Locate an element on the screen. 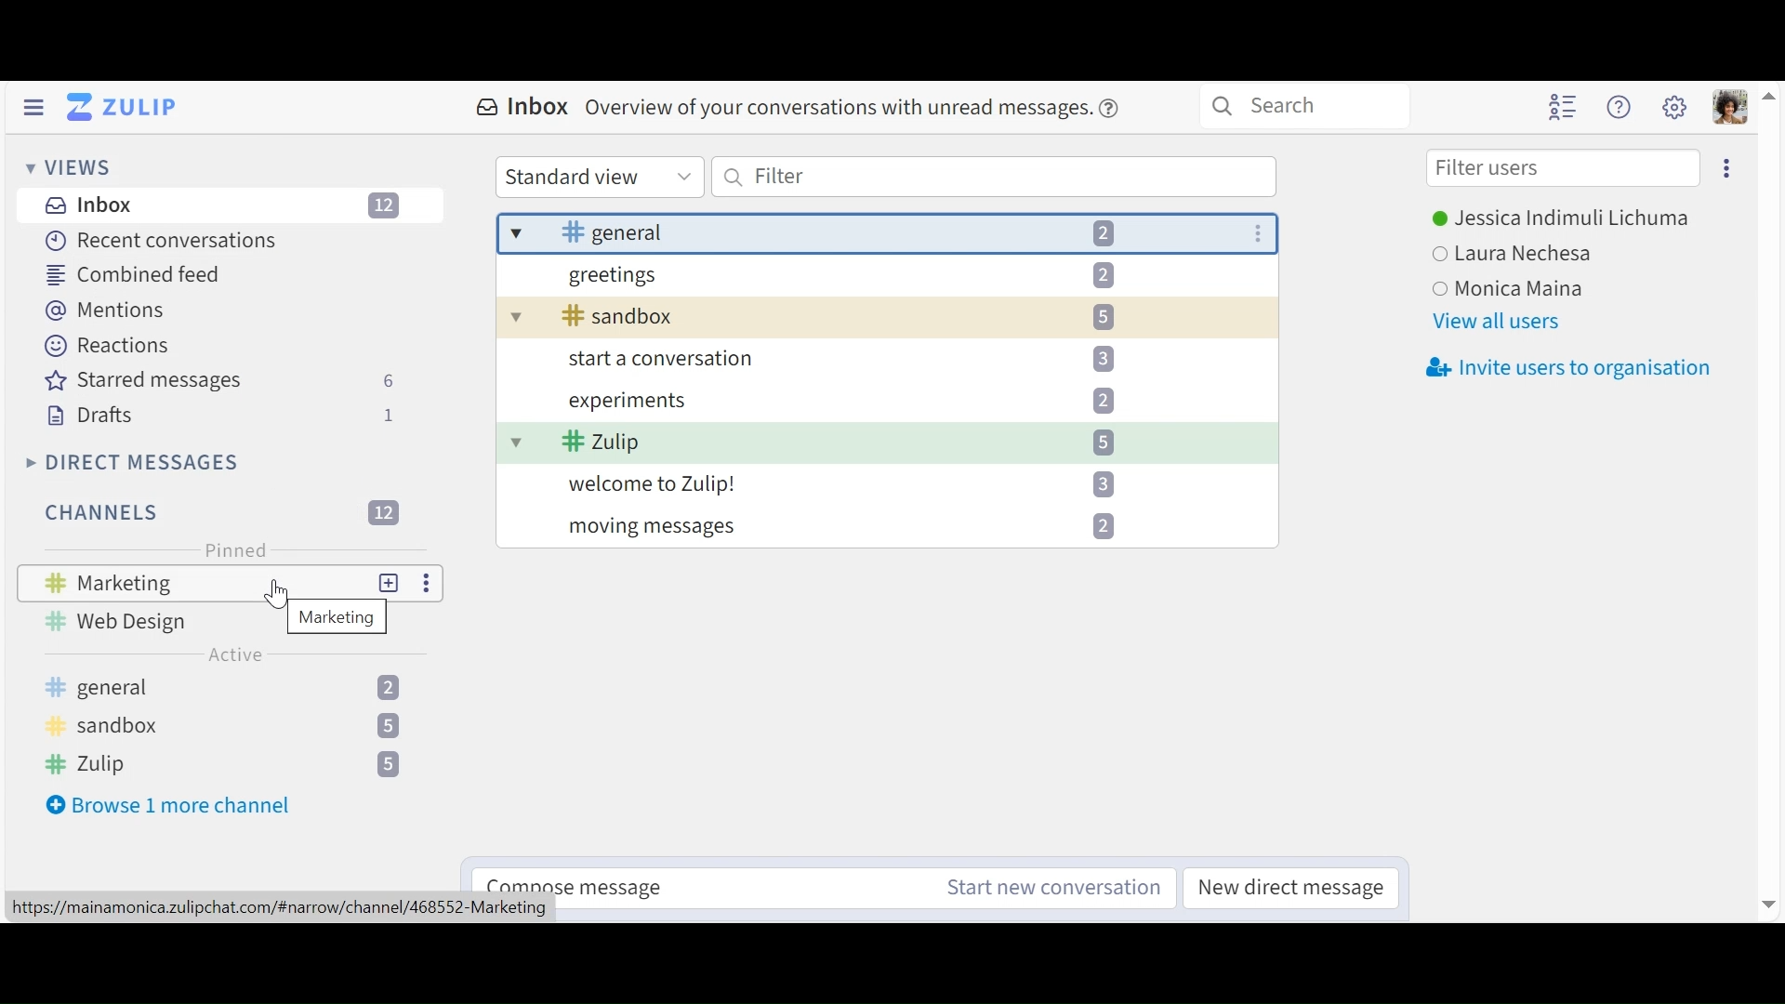 This screenshot has height=1004, width=1785. Filter Channels is located at coordinates (218, 512).